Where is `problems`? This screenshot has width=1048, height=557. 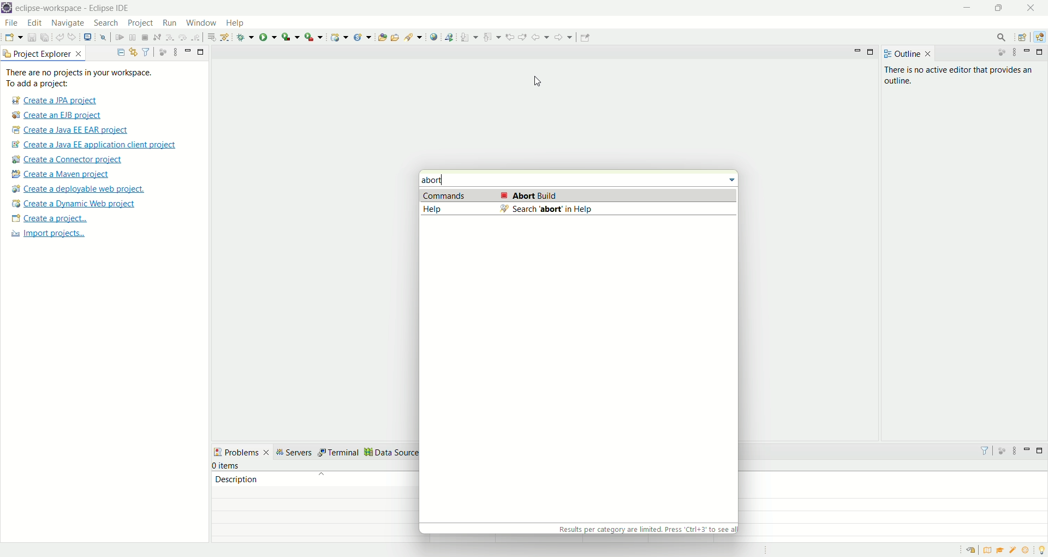 problems is located at coordinates (243, 451).